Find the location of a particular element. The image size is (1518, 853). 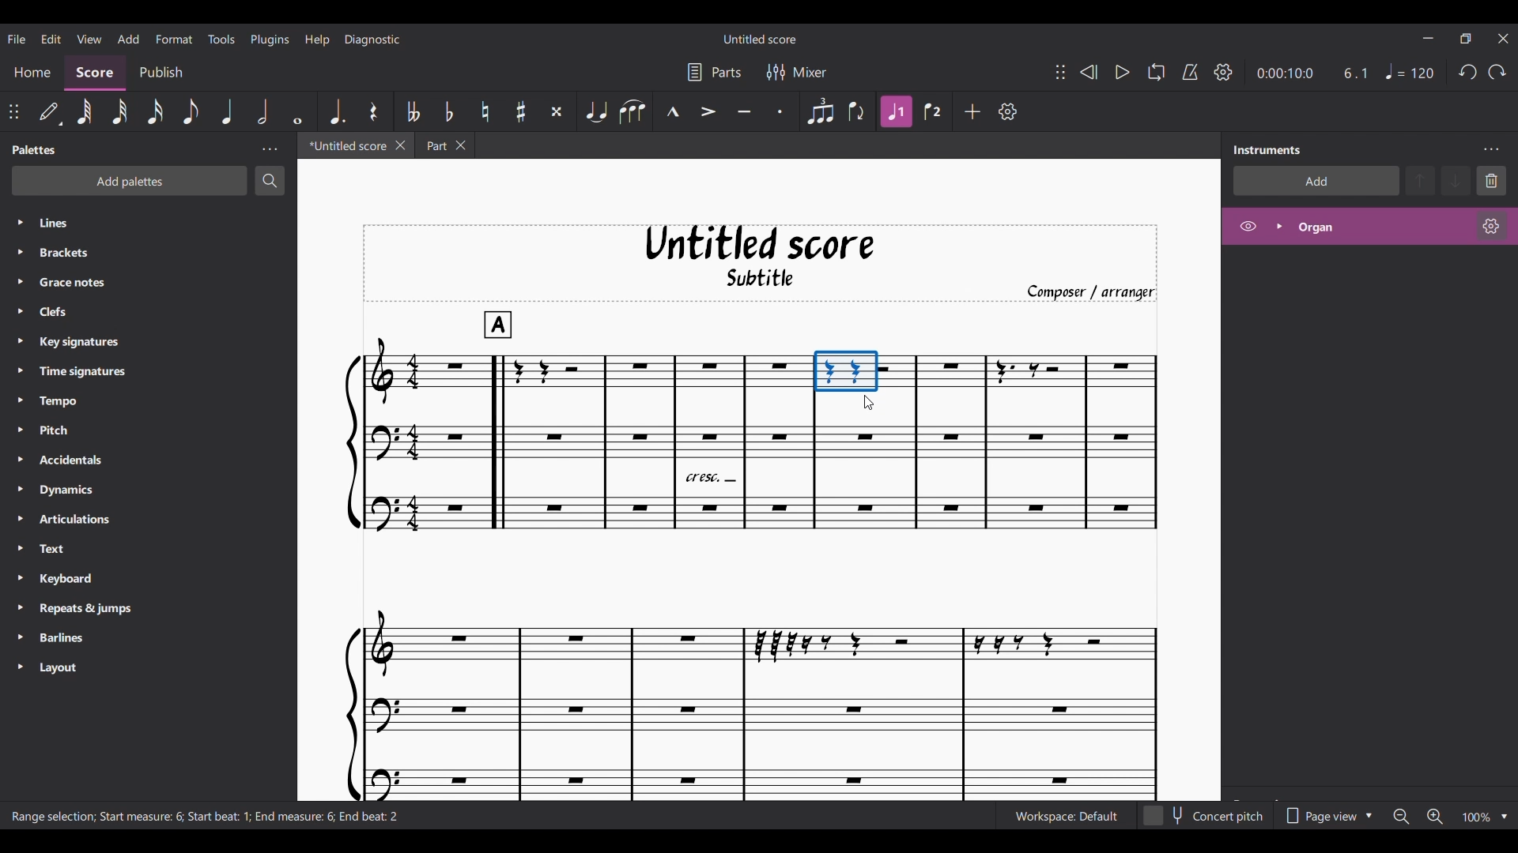

Quarter note is located at coordinates (226, 112).